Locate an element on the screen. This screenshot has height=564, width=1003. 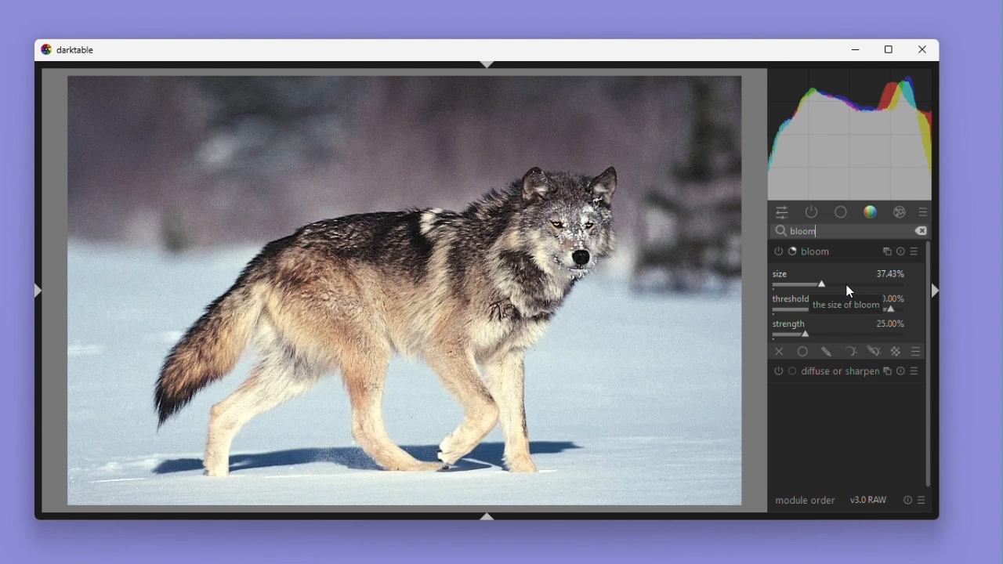
Raster  mask is located at coordinates (897, 352).